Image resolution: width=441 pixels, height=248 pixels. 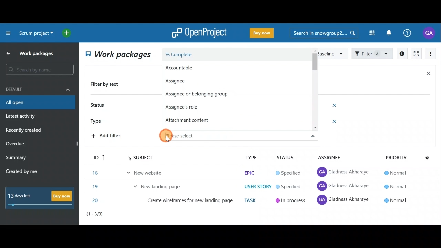 I want to click on Create wireframes for new landing page, so click(x=191, y=202).